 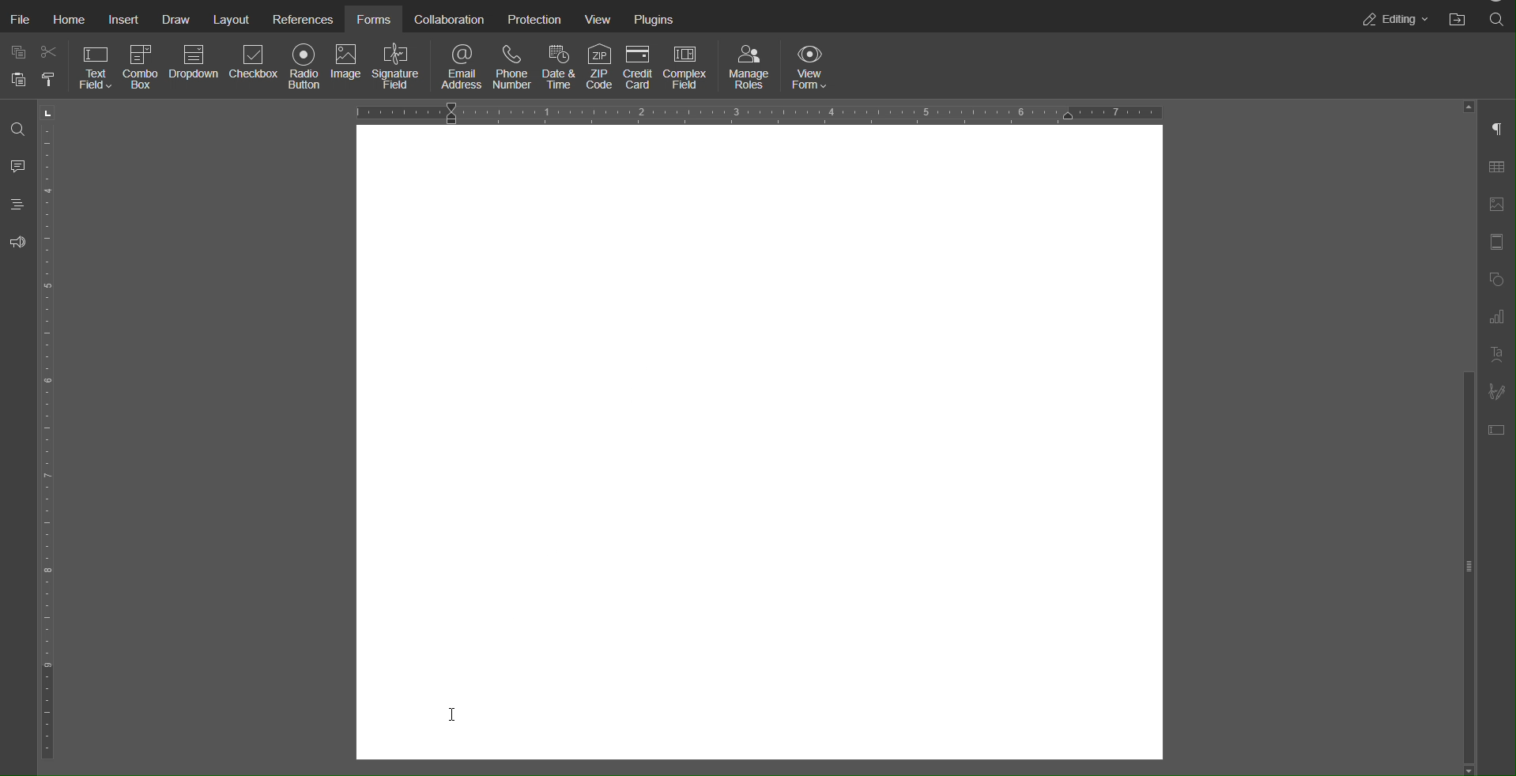 What do you see at coordinates (599, 66) in the screenshot?
I see `ZIP Code` at bounding box center [599, 66].